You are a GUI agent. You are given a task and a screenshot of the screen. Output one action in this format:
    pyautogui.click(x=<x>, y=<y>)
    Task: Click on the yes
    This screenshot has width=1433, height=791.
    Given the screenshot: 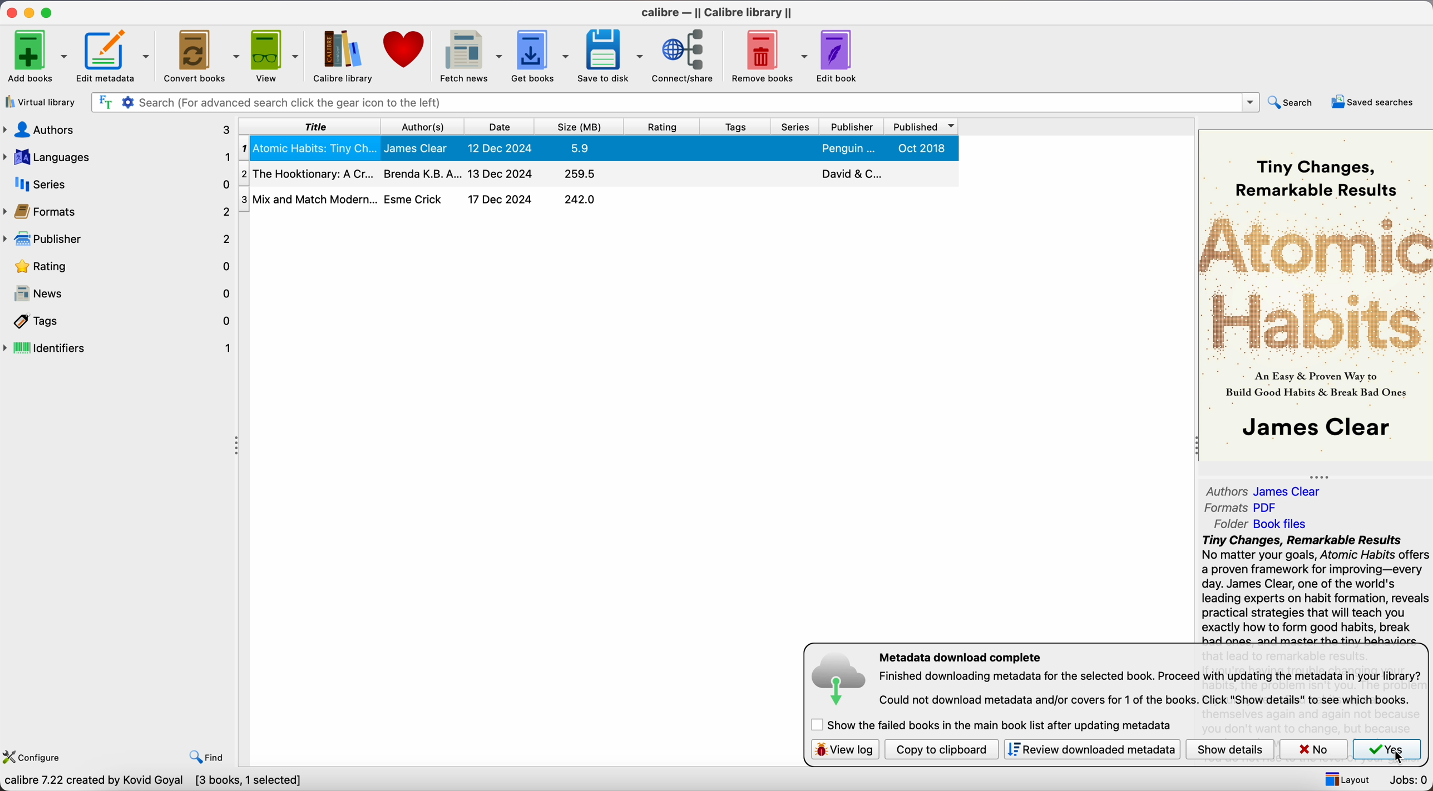 What is the action you would take?
    pyautogui.click(x=1387, y=749)
    